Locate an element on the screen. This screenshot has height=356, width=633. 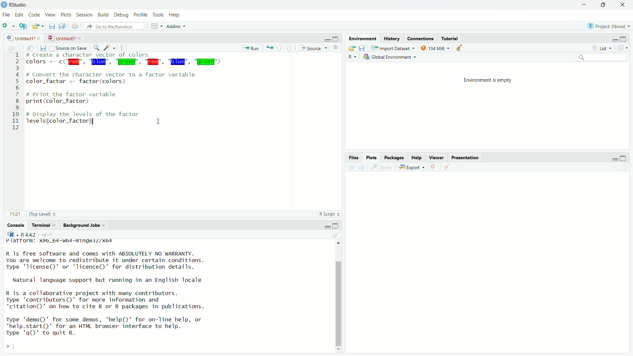
Environment is located at coordinates (364, 38).